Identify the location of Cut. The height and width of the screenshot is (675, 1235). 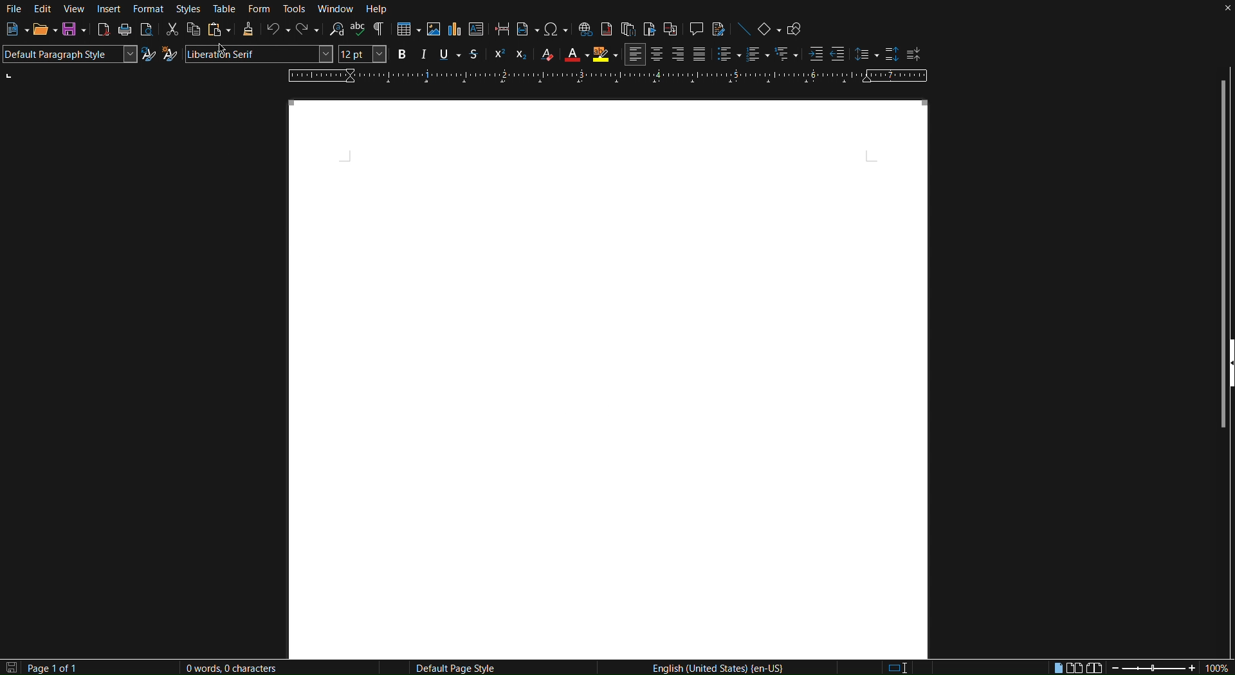
(170, 31).